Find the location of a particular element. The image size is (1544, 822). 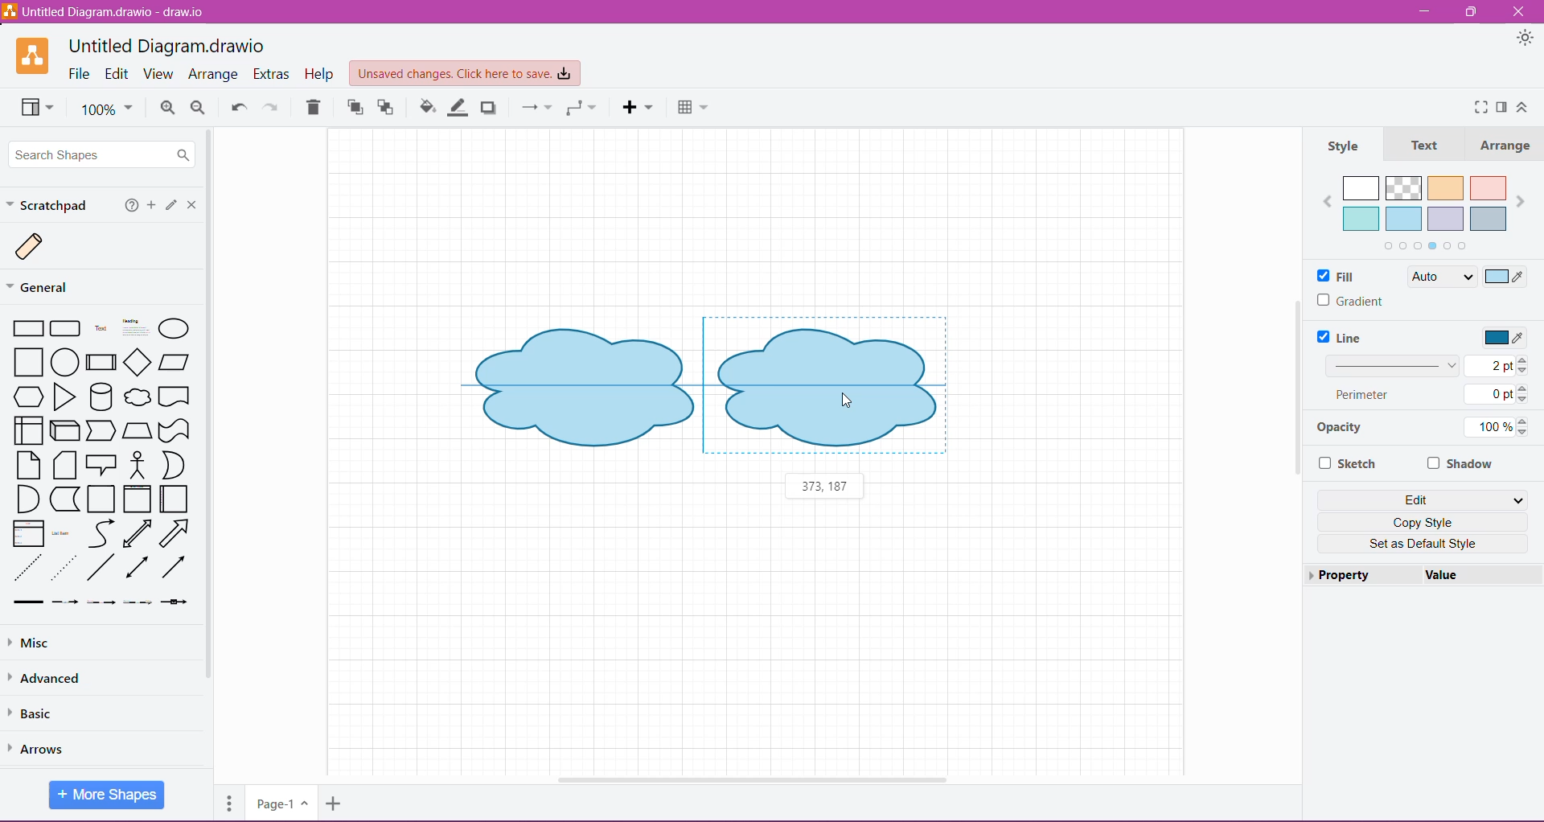

Scratchpad is located at coordinates (50, 205).